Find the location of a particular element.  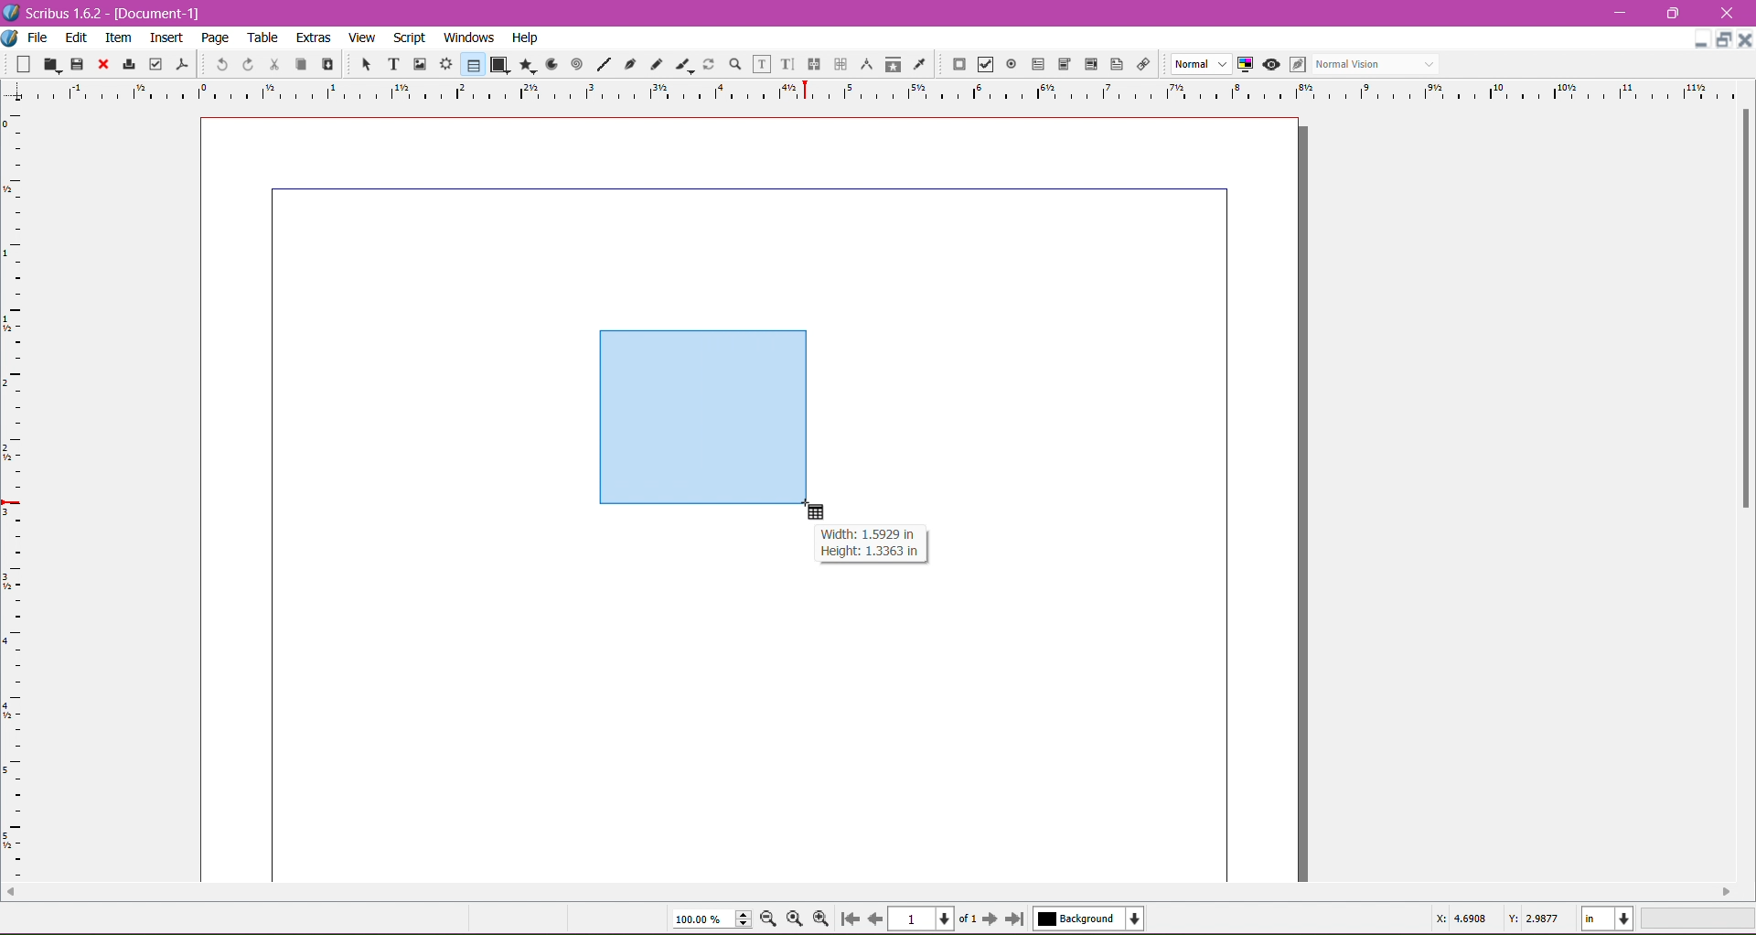

Zoom out is located at coordinates (772, 918).